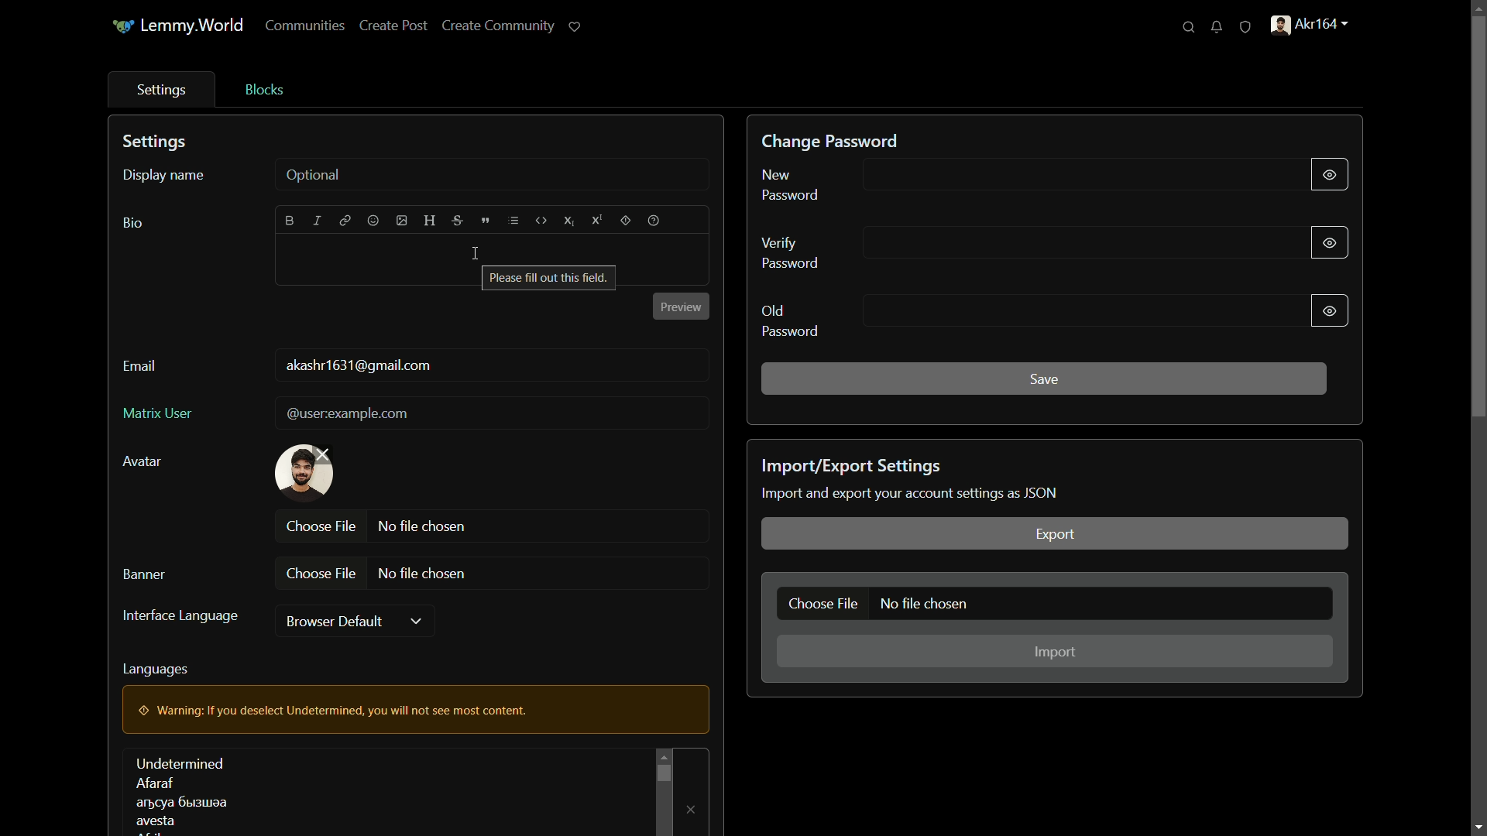  What do you see at coordinates (290, 221) in the screenshot?
I see `bold` at bounding box center [290, 221].